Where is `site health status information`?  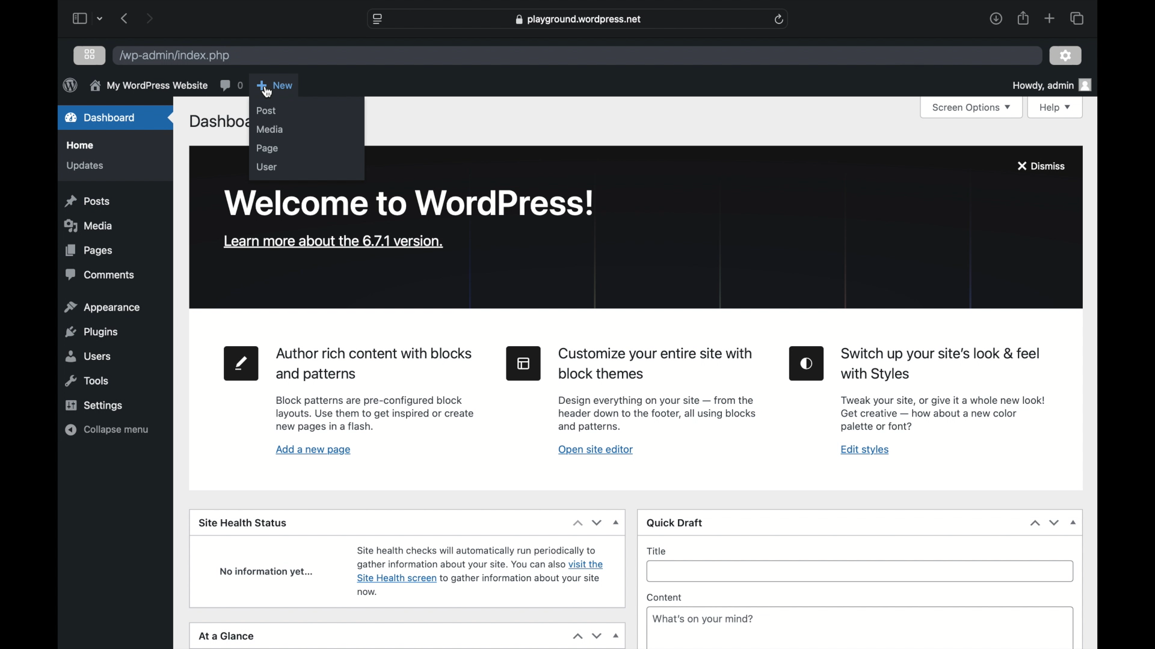 site health status information is located at coordinates (481, 571).